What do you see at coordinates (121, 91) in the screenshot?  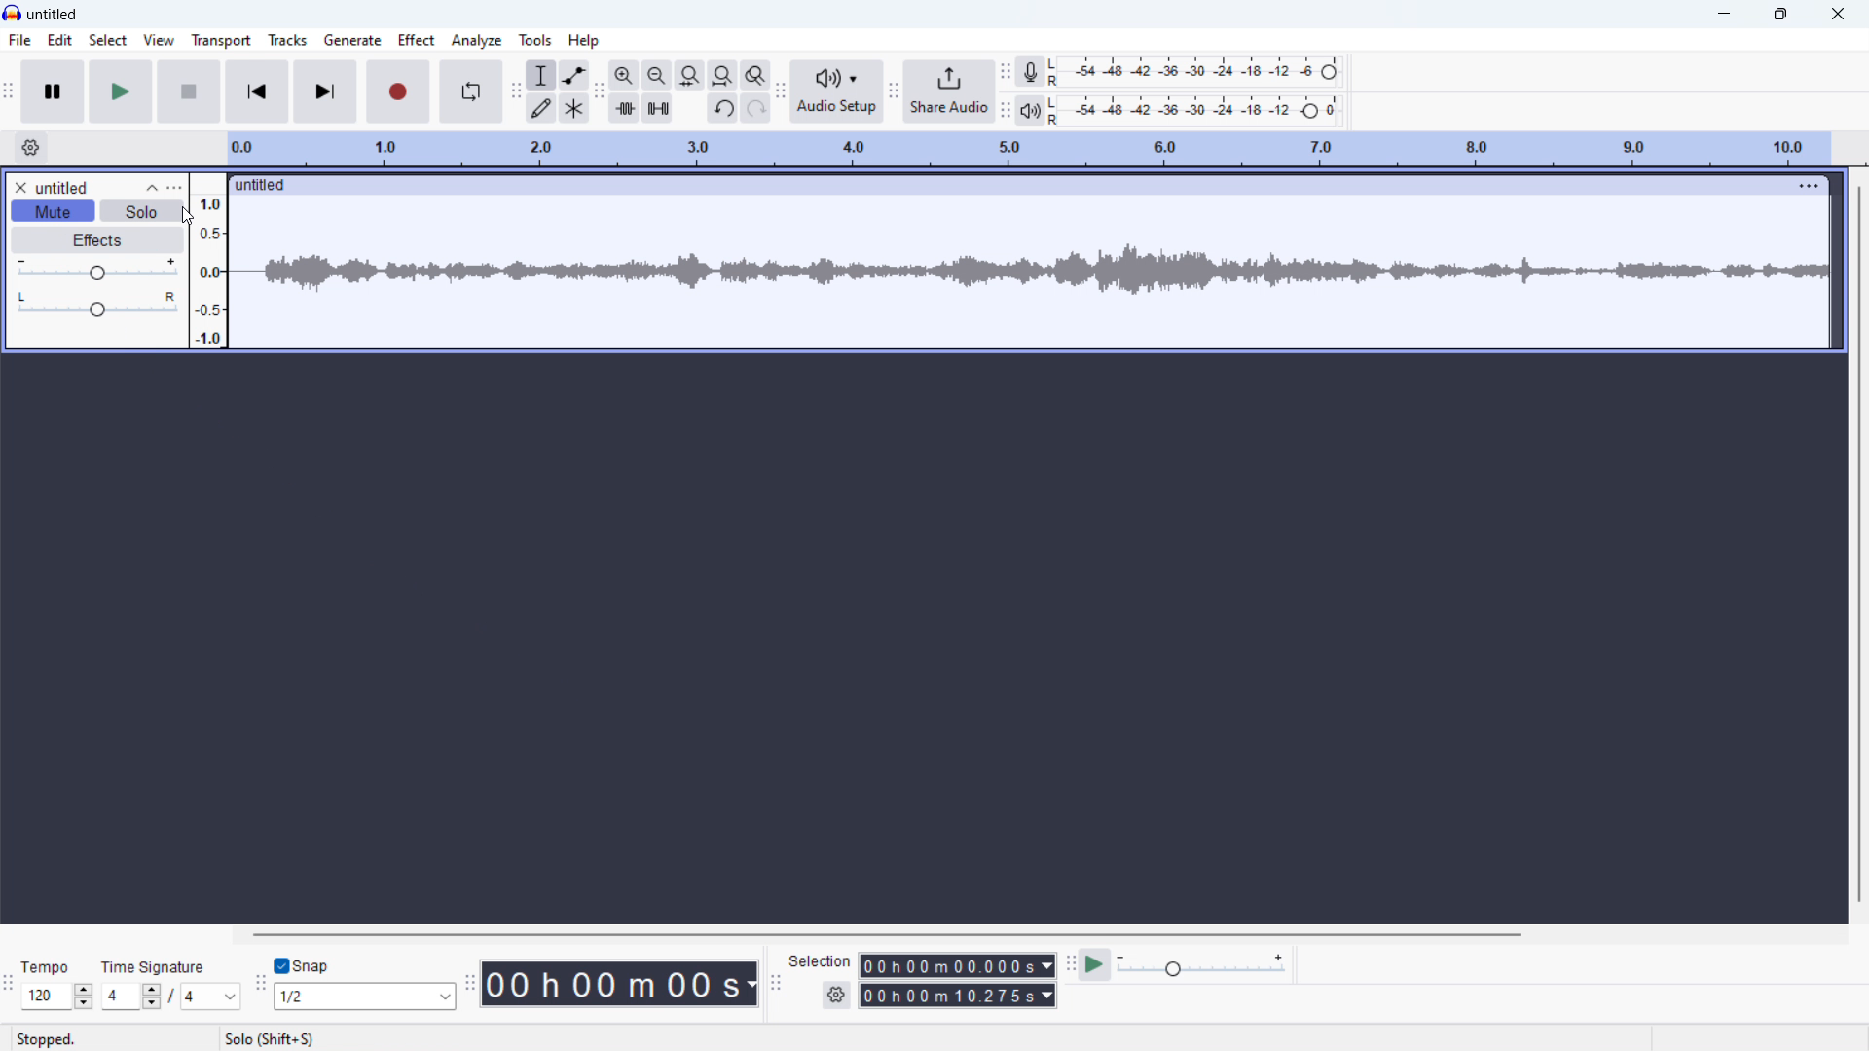 I see `play` at bounding box center [121, 91].